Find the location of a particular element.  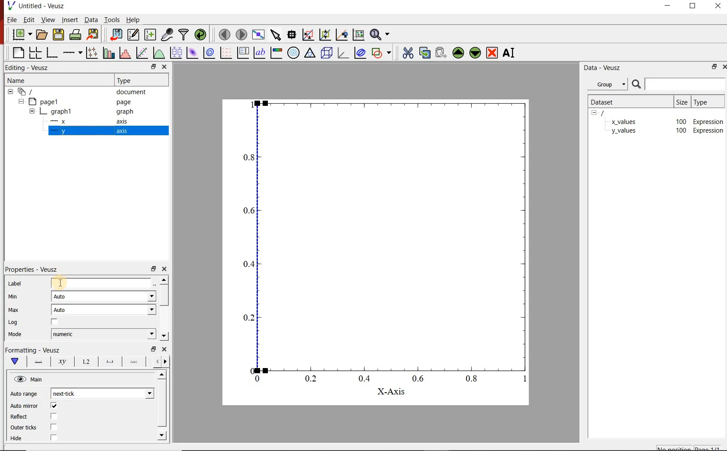

major ticks is located at coordinates (110, 362).